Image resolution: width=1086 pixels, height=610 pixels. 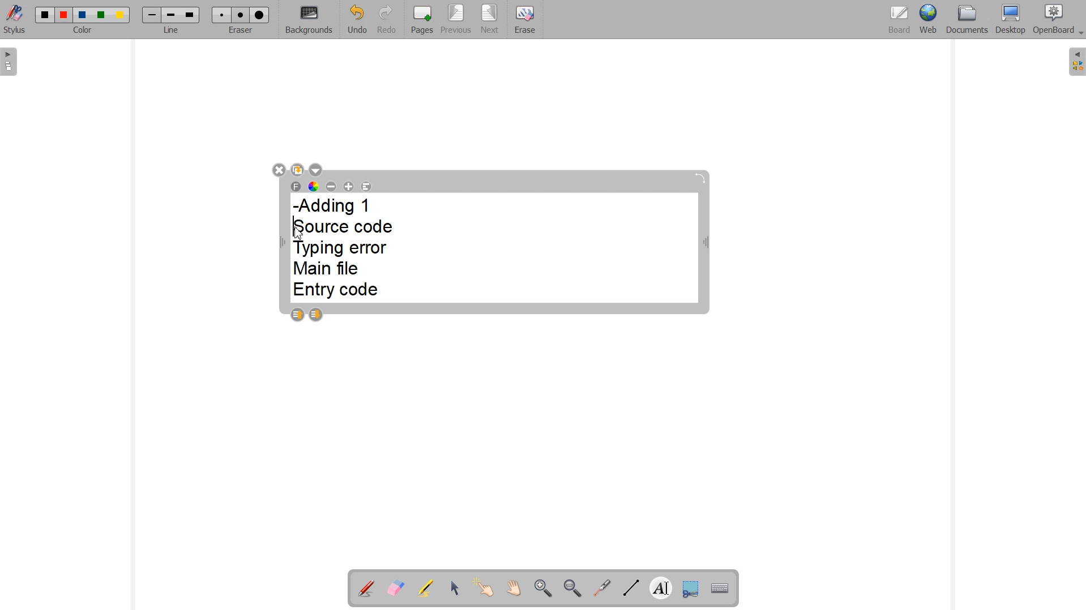 I want to click on Web, so click(x=928, y=20).